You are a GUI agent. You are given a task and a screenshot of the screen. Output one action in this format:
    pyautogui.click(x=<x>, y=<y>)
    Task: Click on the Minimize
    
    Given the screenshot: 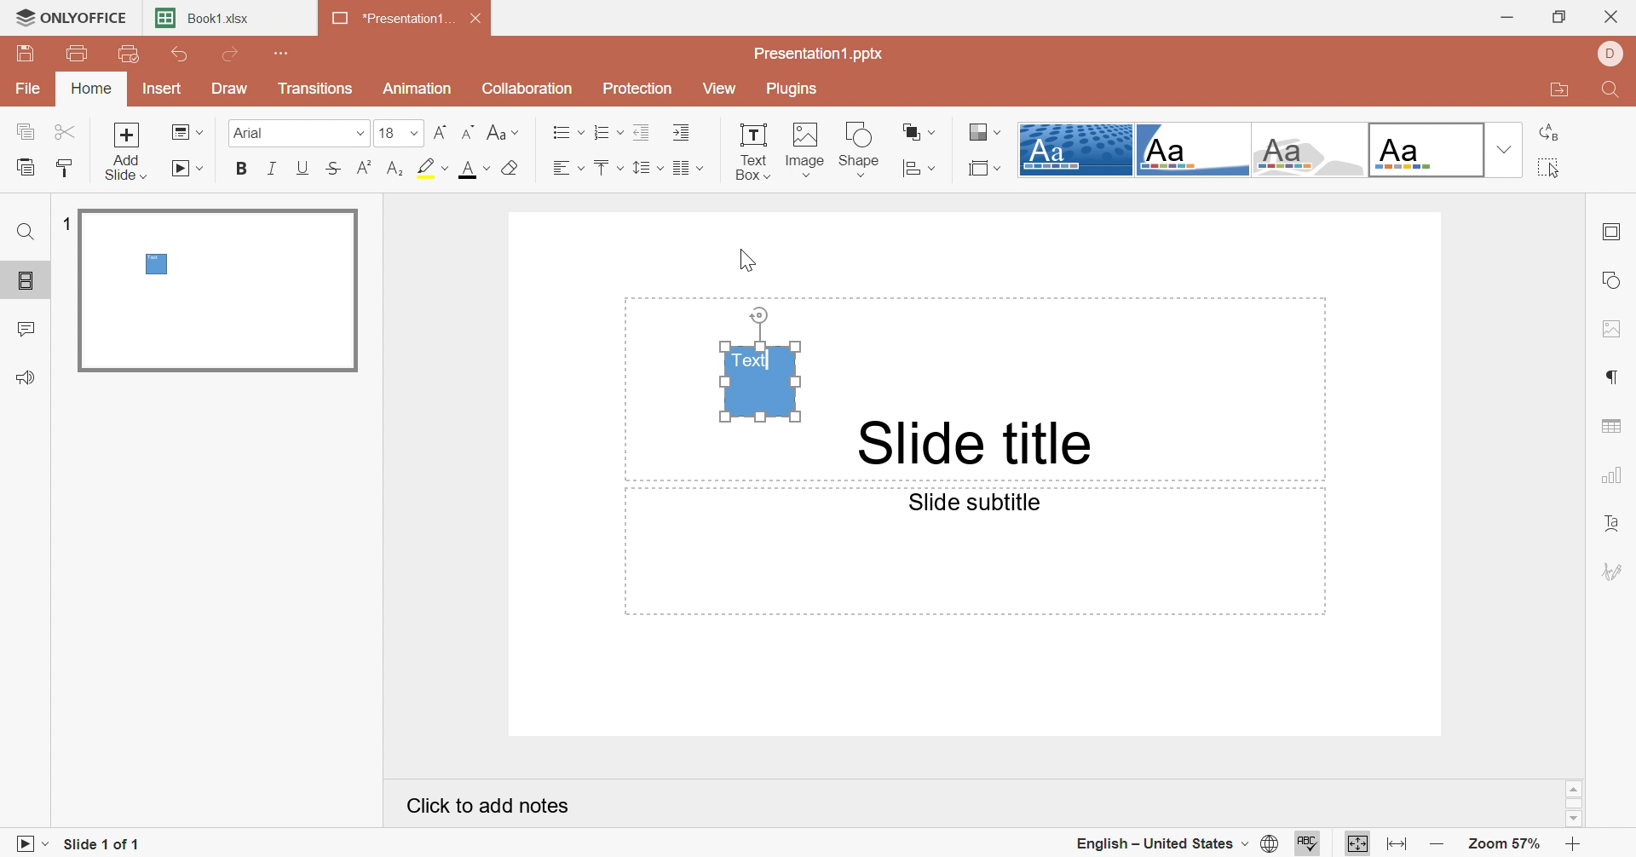 What is the action you would take?
    pyautogui.click(x=1502, y=20)
    